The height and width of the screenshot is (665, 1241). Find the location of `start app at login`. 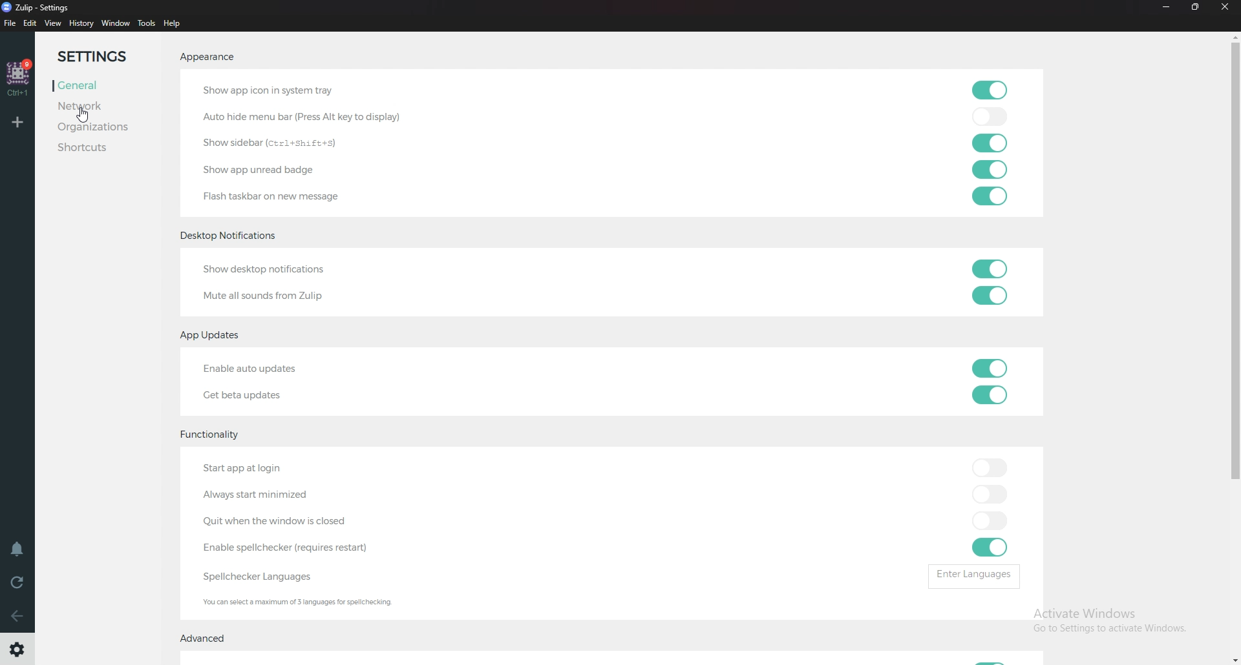

start app at login is located at coordinates (277, 467).